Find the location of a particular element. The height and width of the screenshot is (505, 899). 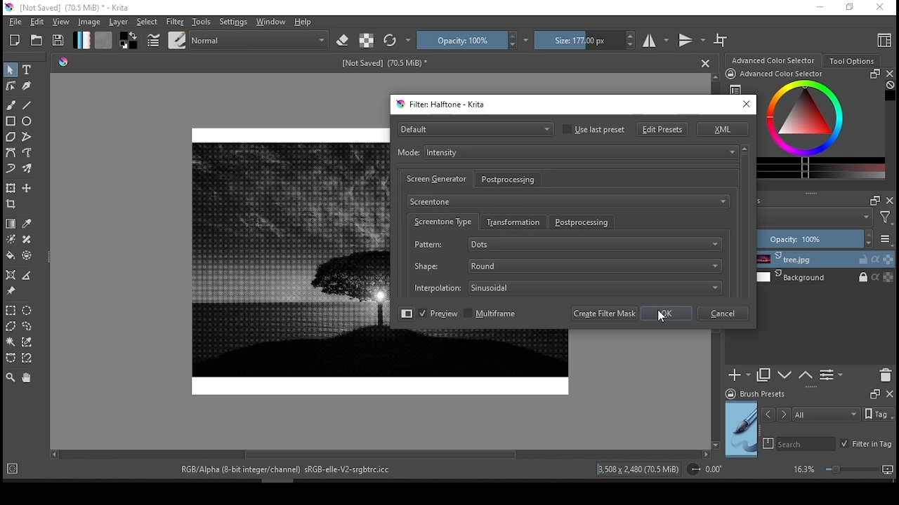

ok is located at coordinates (667, 314).